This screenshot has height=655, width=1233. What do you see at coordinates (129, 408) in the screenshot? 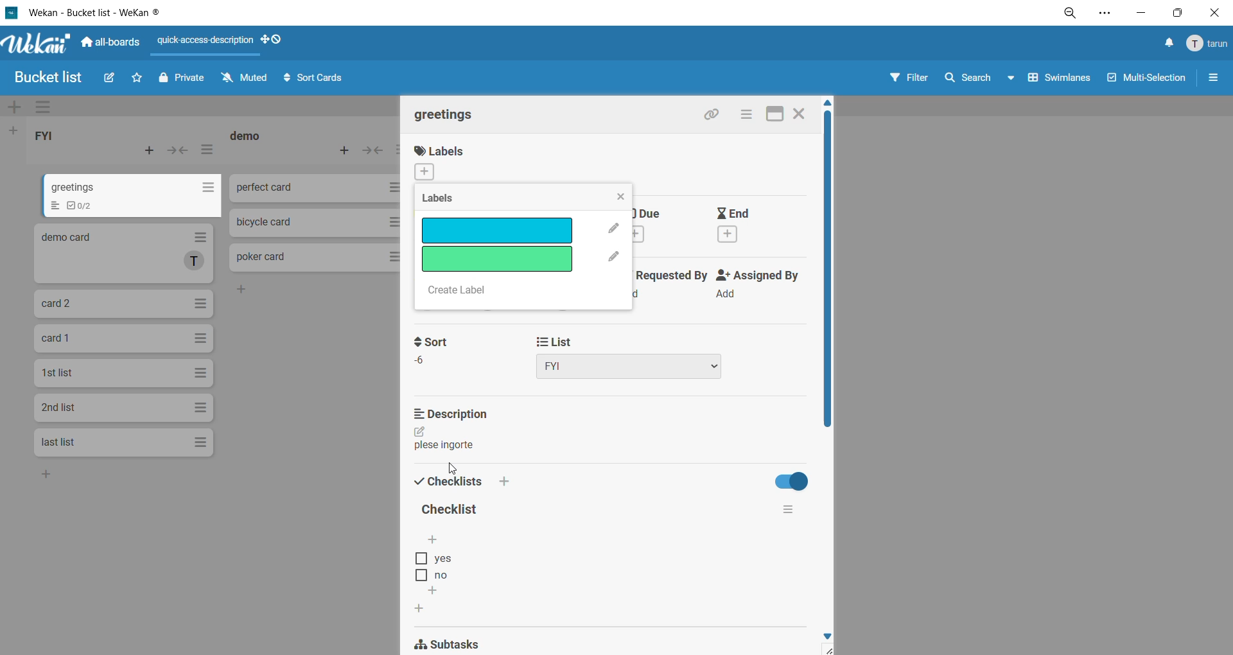
I see `2nd list ` at bounding box center [129, 408].